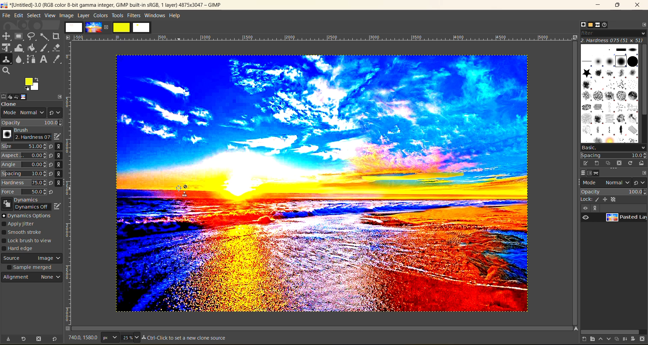 The image size is (648, 345). Describe the element at coordinates (32, 36) in the screenshot. I see `free select tool` at that location.